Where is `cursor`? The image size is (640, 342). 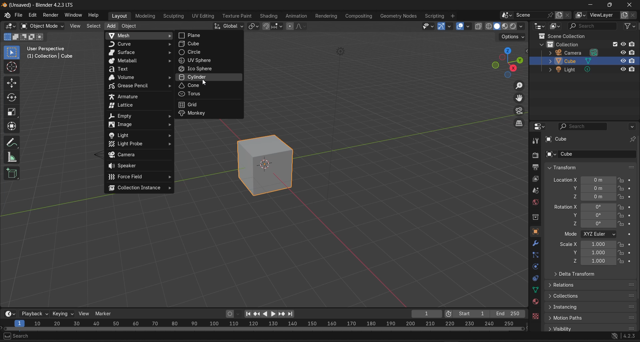
cursor is located at coordinates (204, 83).